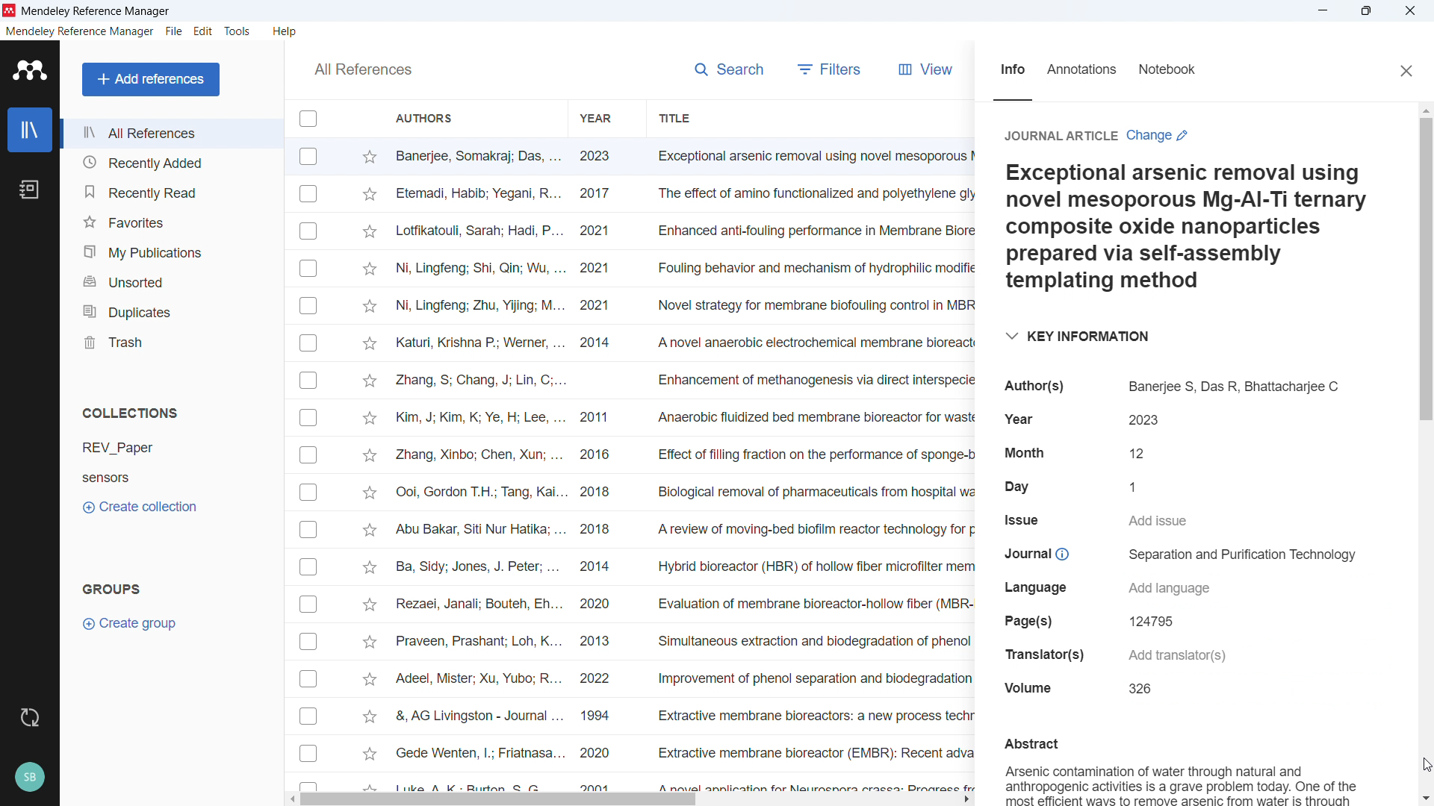  Describe the element at coordinates (501, 800) in the screenshot. I see `Horizontal scroll bar ` at that location.